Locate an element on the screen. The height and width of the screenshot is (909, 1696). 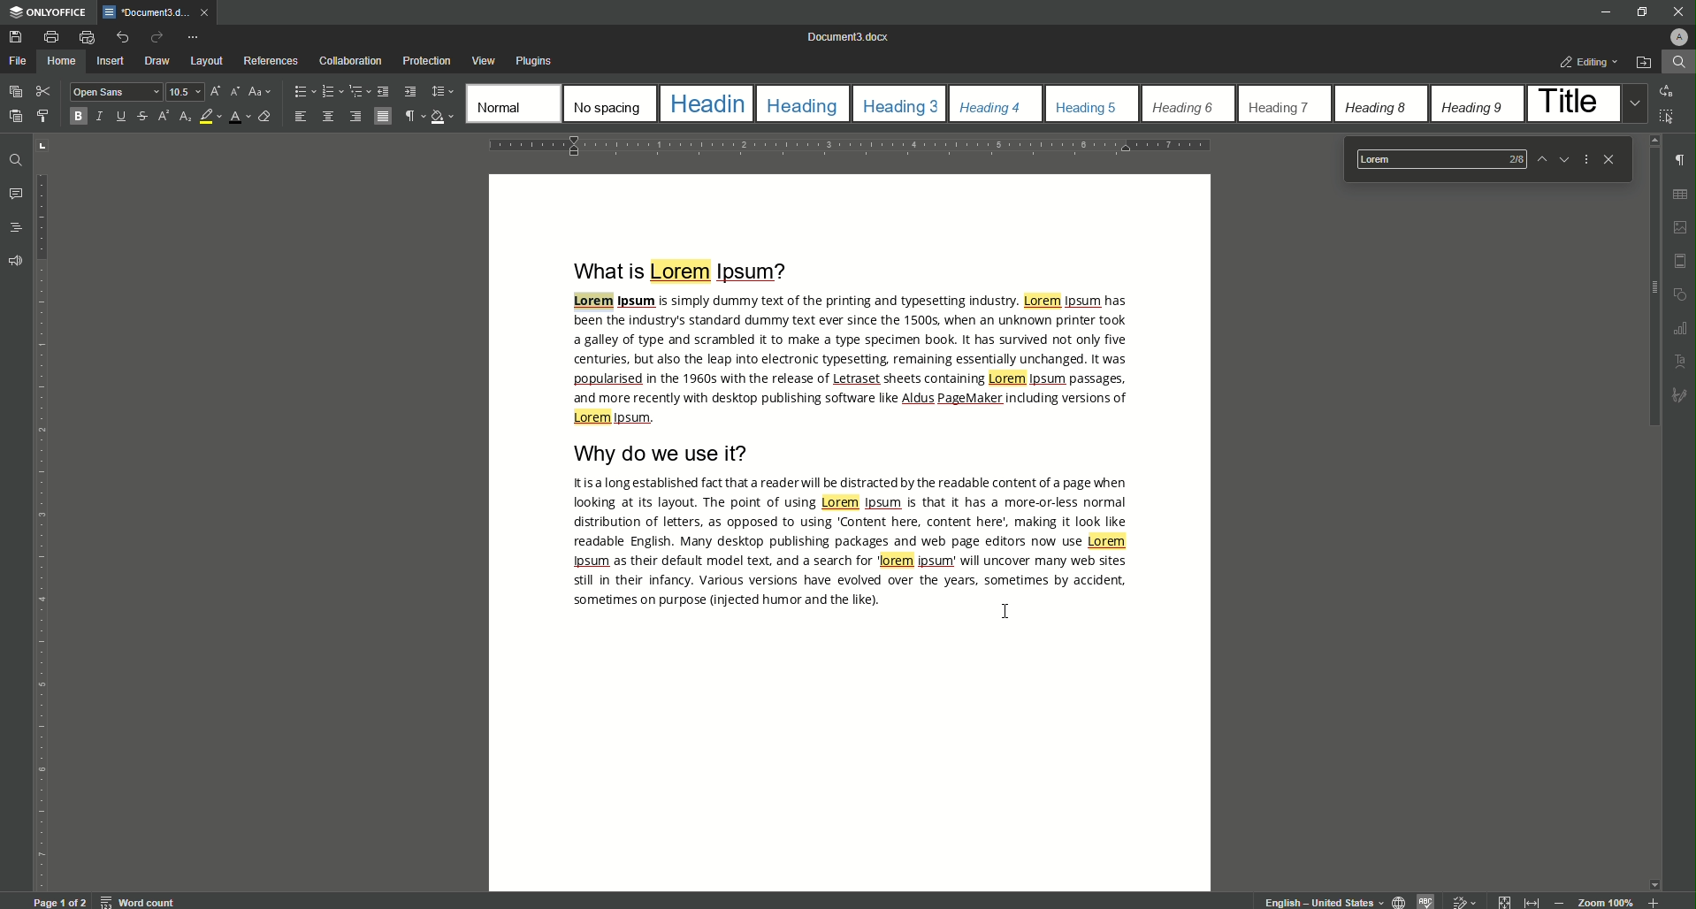
Normal is located at coordinates (509, 101).